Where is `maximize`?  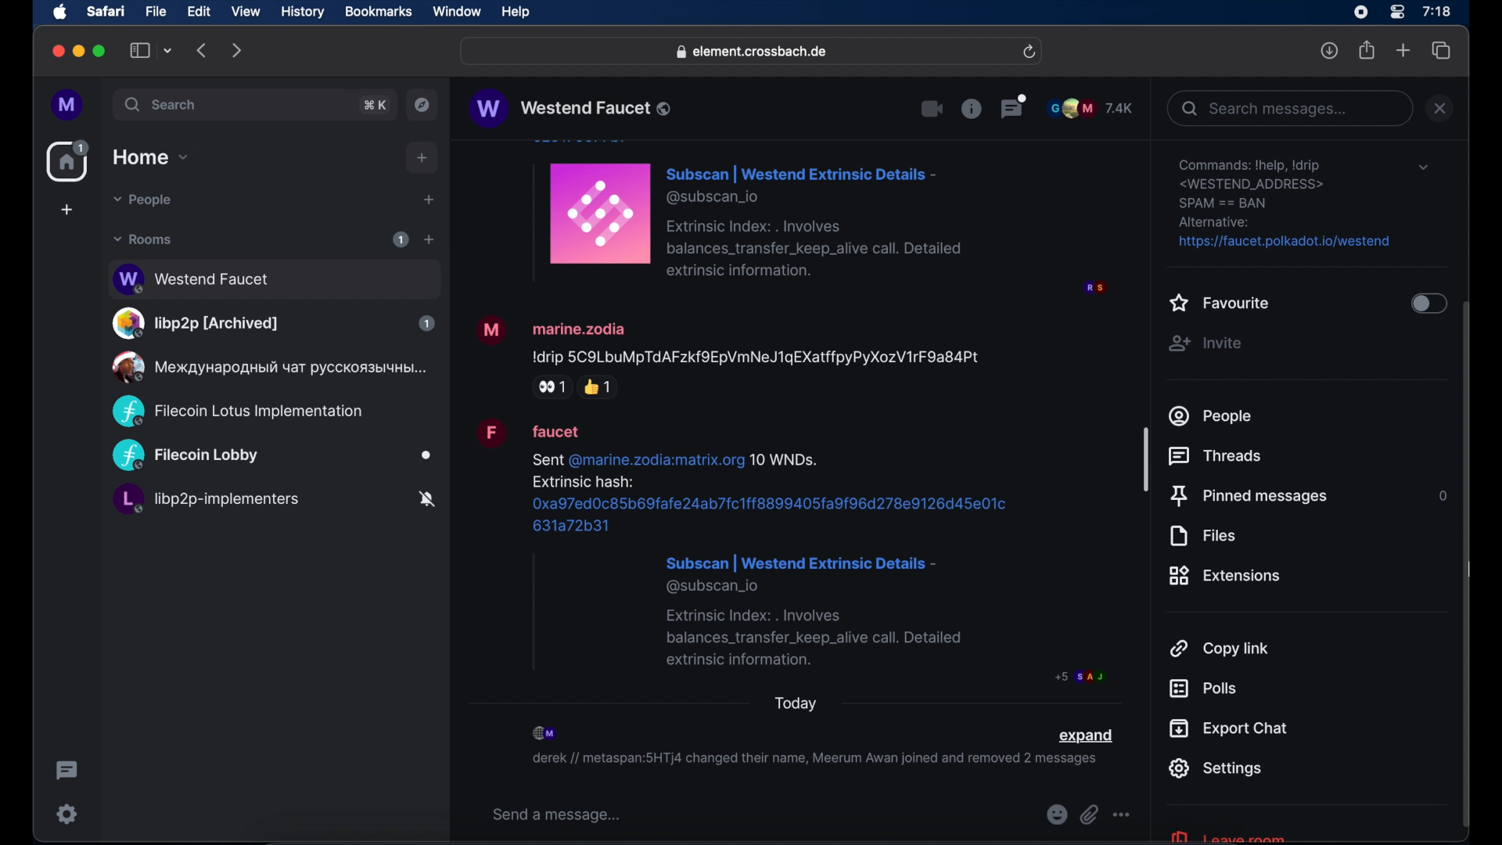 maximize is located at coordinates (101, 51).